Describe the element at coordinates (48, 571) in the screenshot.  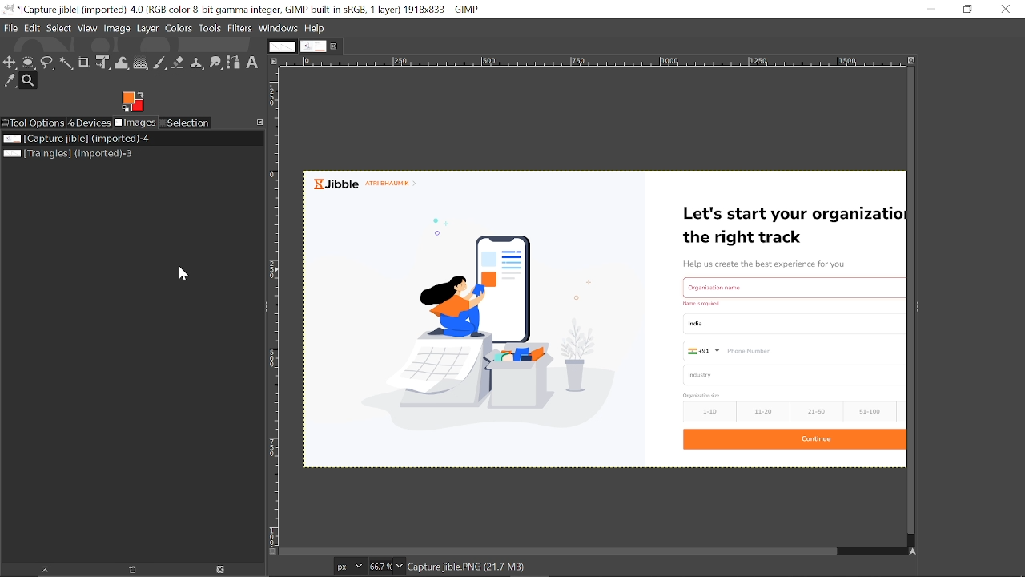
I see `Raise this image's display` at that location.